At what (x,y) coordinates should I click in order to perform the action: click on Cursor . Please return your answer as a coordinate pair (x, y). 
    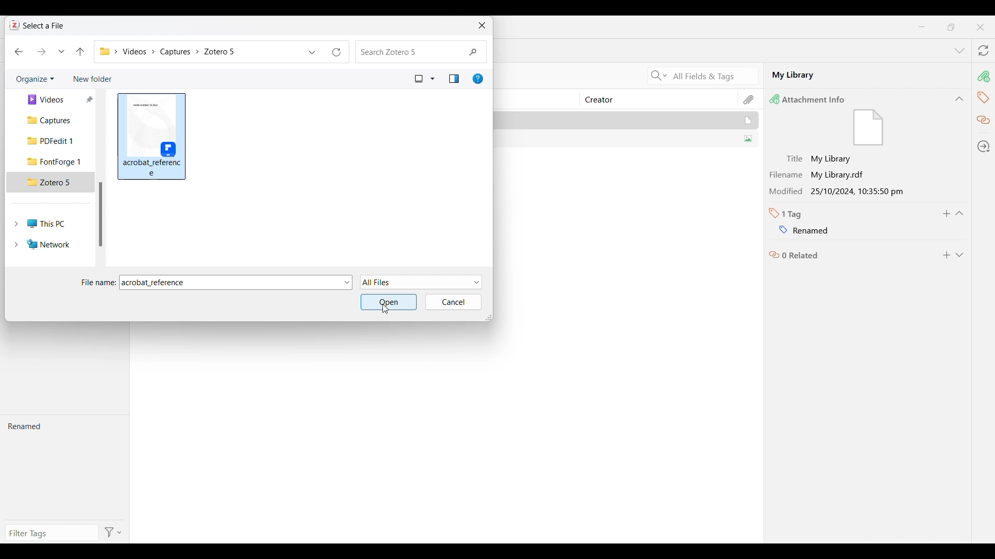
    Looking at the image, I should click on (386, 309).